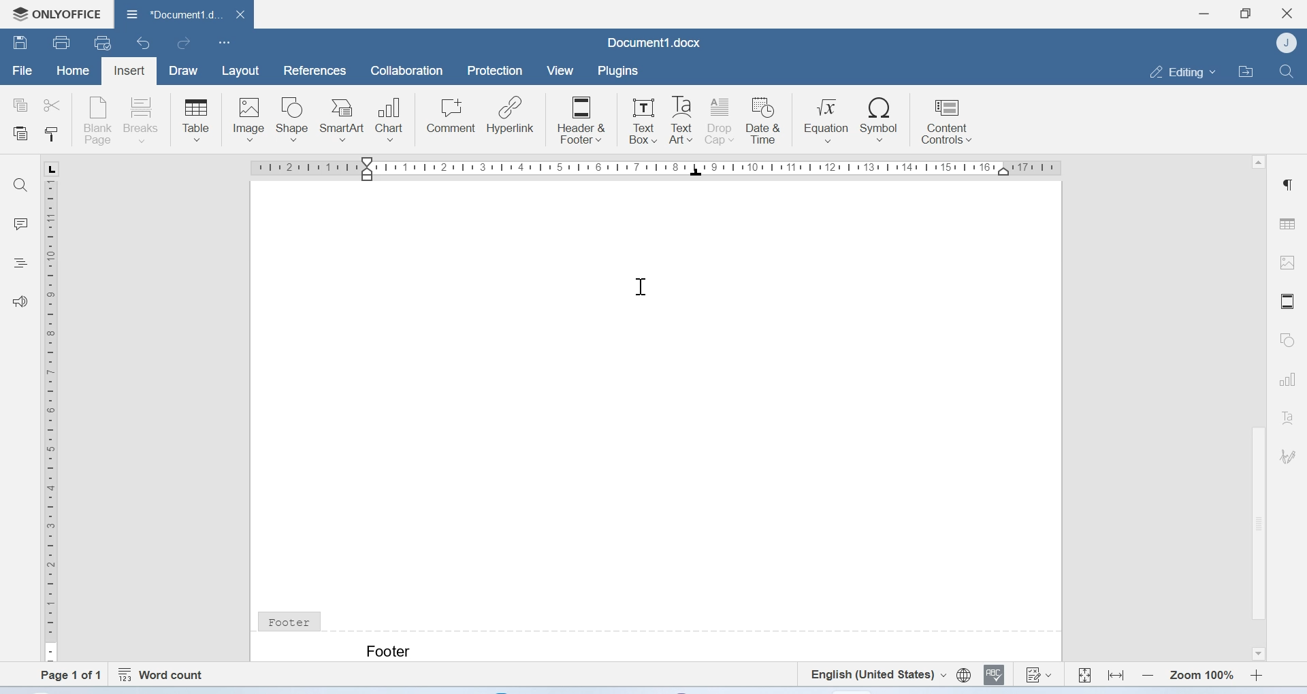  I want to click on Hyperlink, so click(511, 117).